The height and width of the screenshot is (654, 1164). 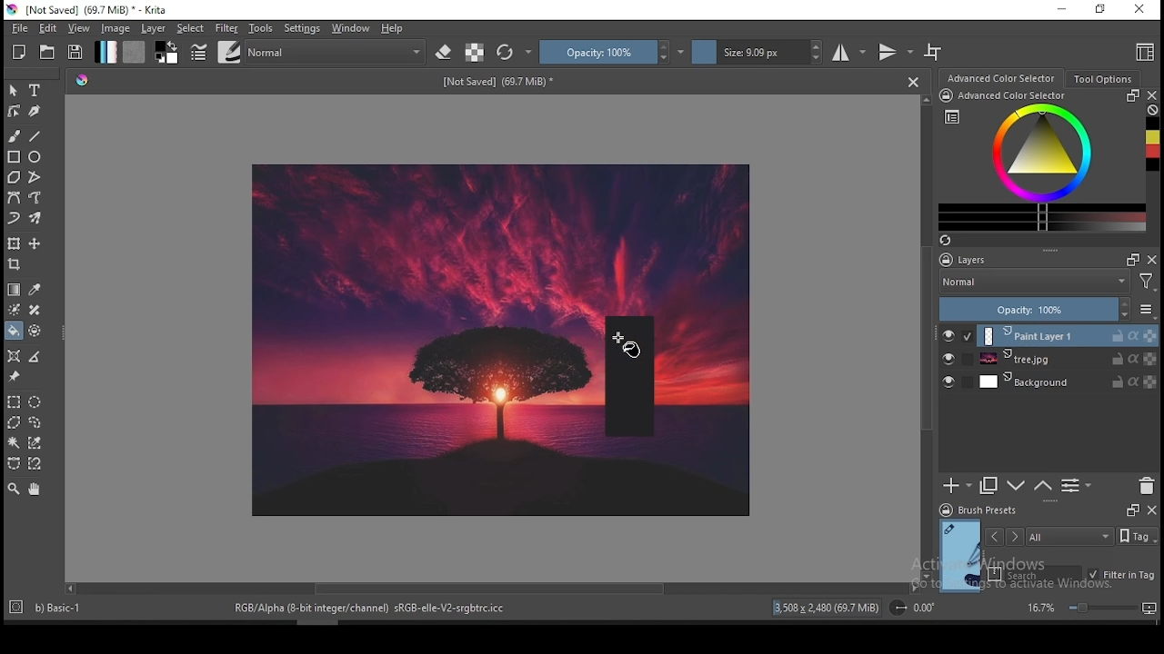 I want to click on layer visibility on/off, so click(x=948, y=381).